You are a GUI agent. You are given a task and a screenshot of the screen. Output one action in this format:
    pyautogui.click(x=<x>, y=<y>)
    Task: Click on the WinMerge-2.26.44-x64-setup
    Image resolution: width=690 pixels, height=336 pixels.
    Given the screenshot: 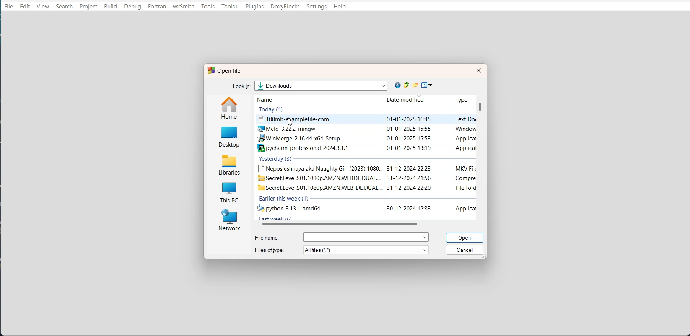 What is the action you would take?
    pyautogui.click(x=364, y=139)
    